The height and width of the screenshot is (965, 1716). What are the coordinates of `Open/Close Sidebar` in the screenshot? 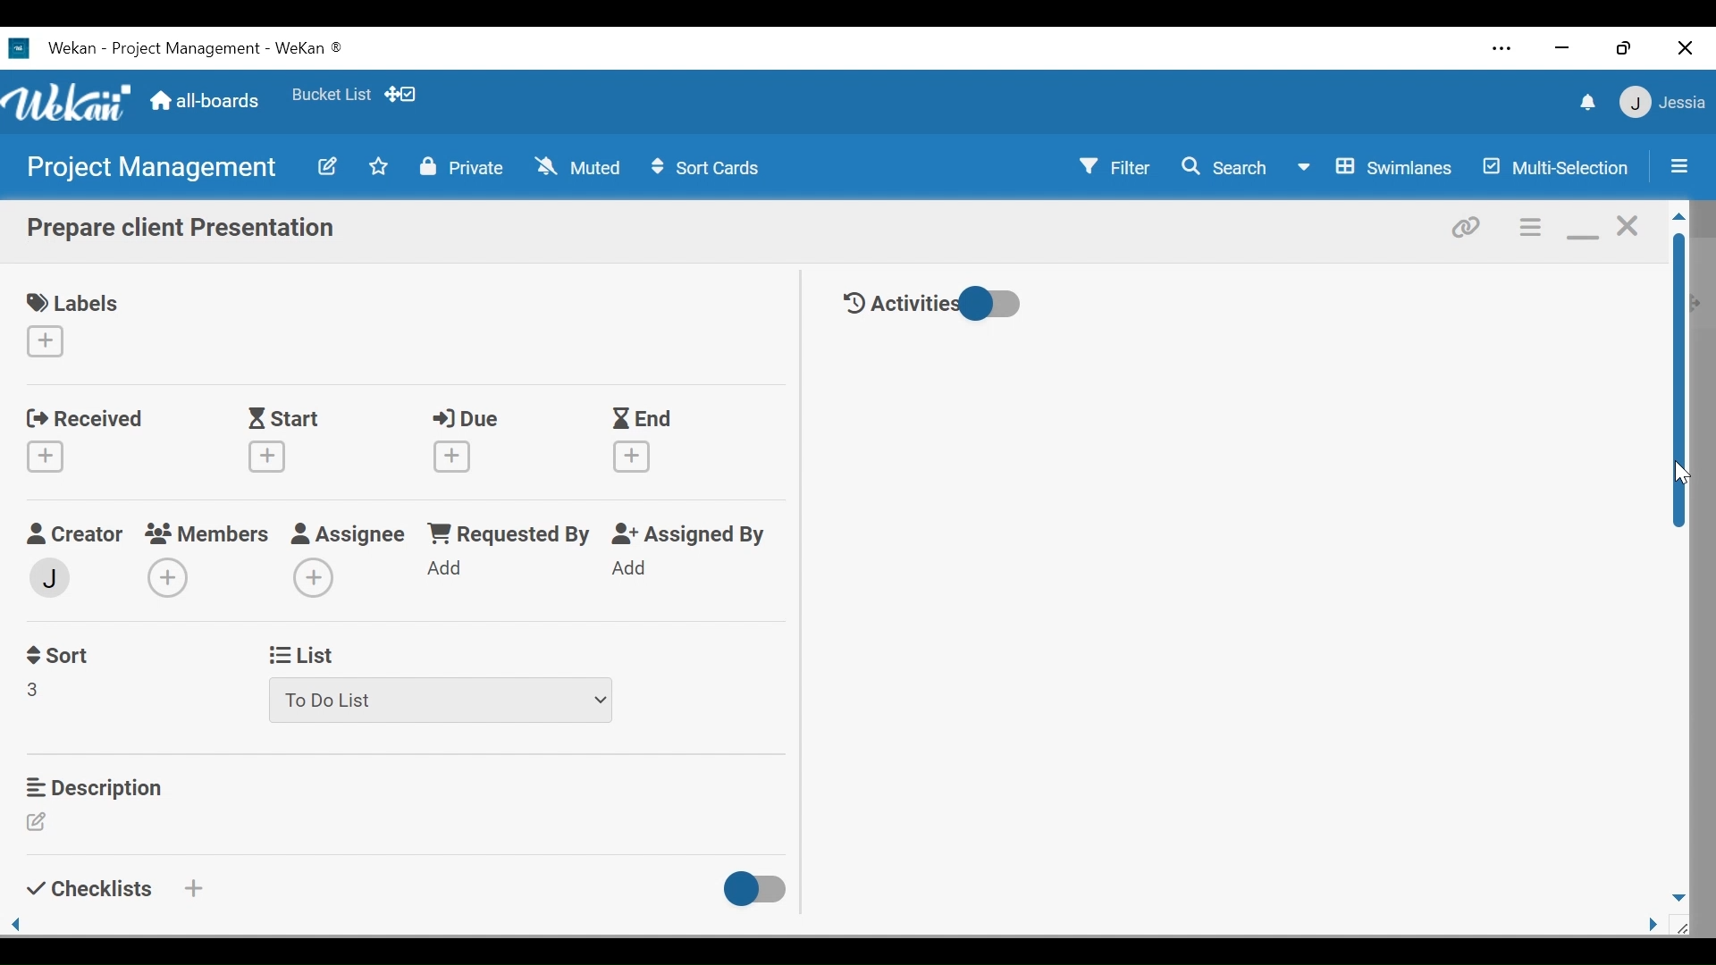 It's located at (1678, 164).